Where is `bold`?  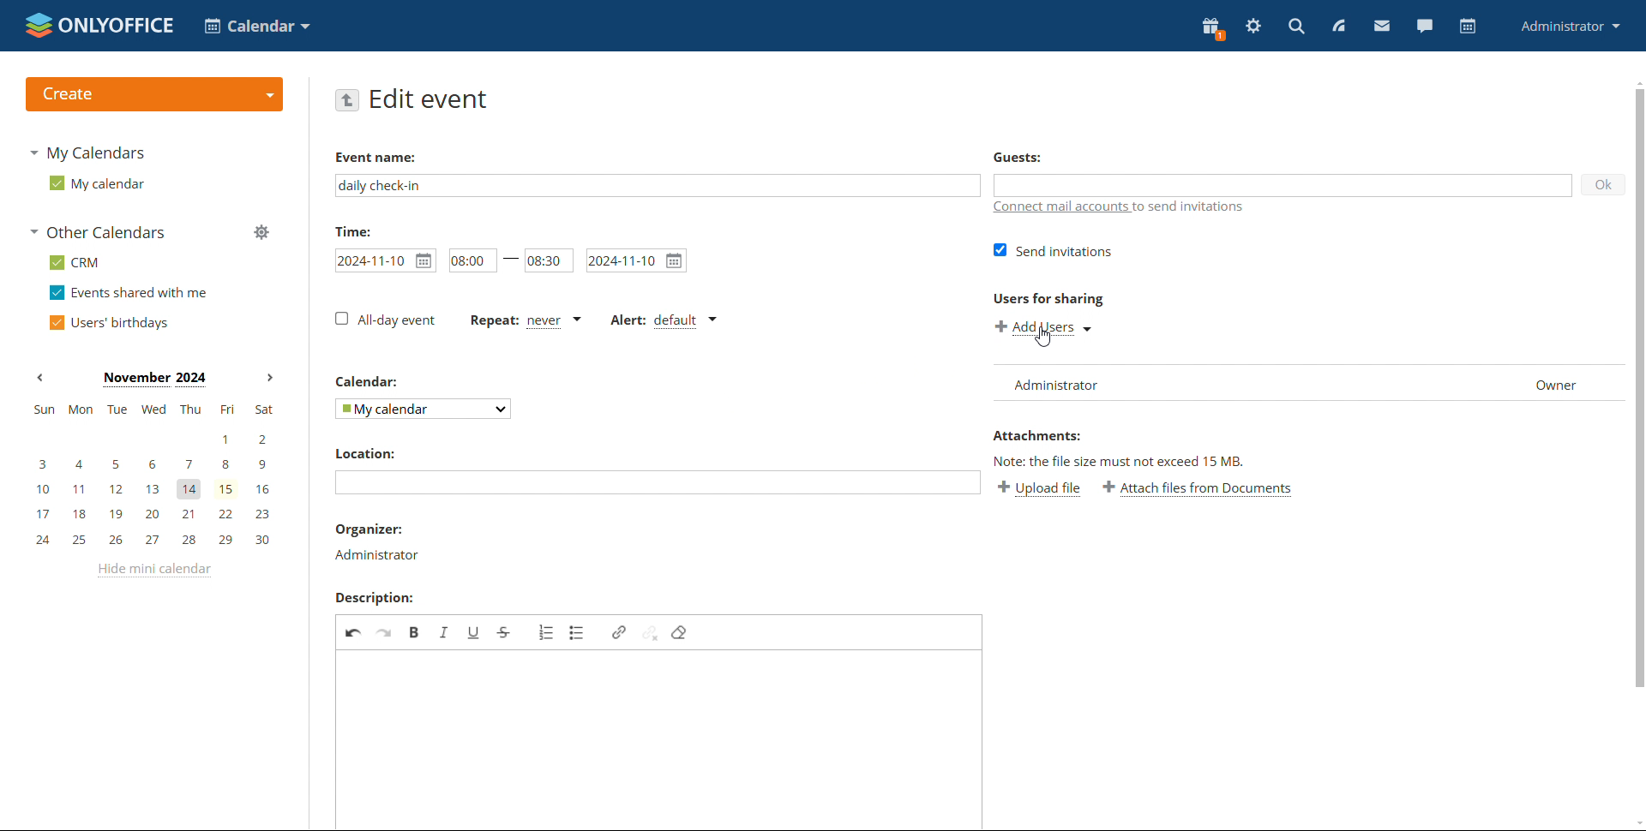 bold is located at coordinates (416, 631).